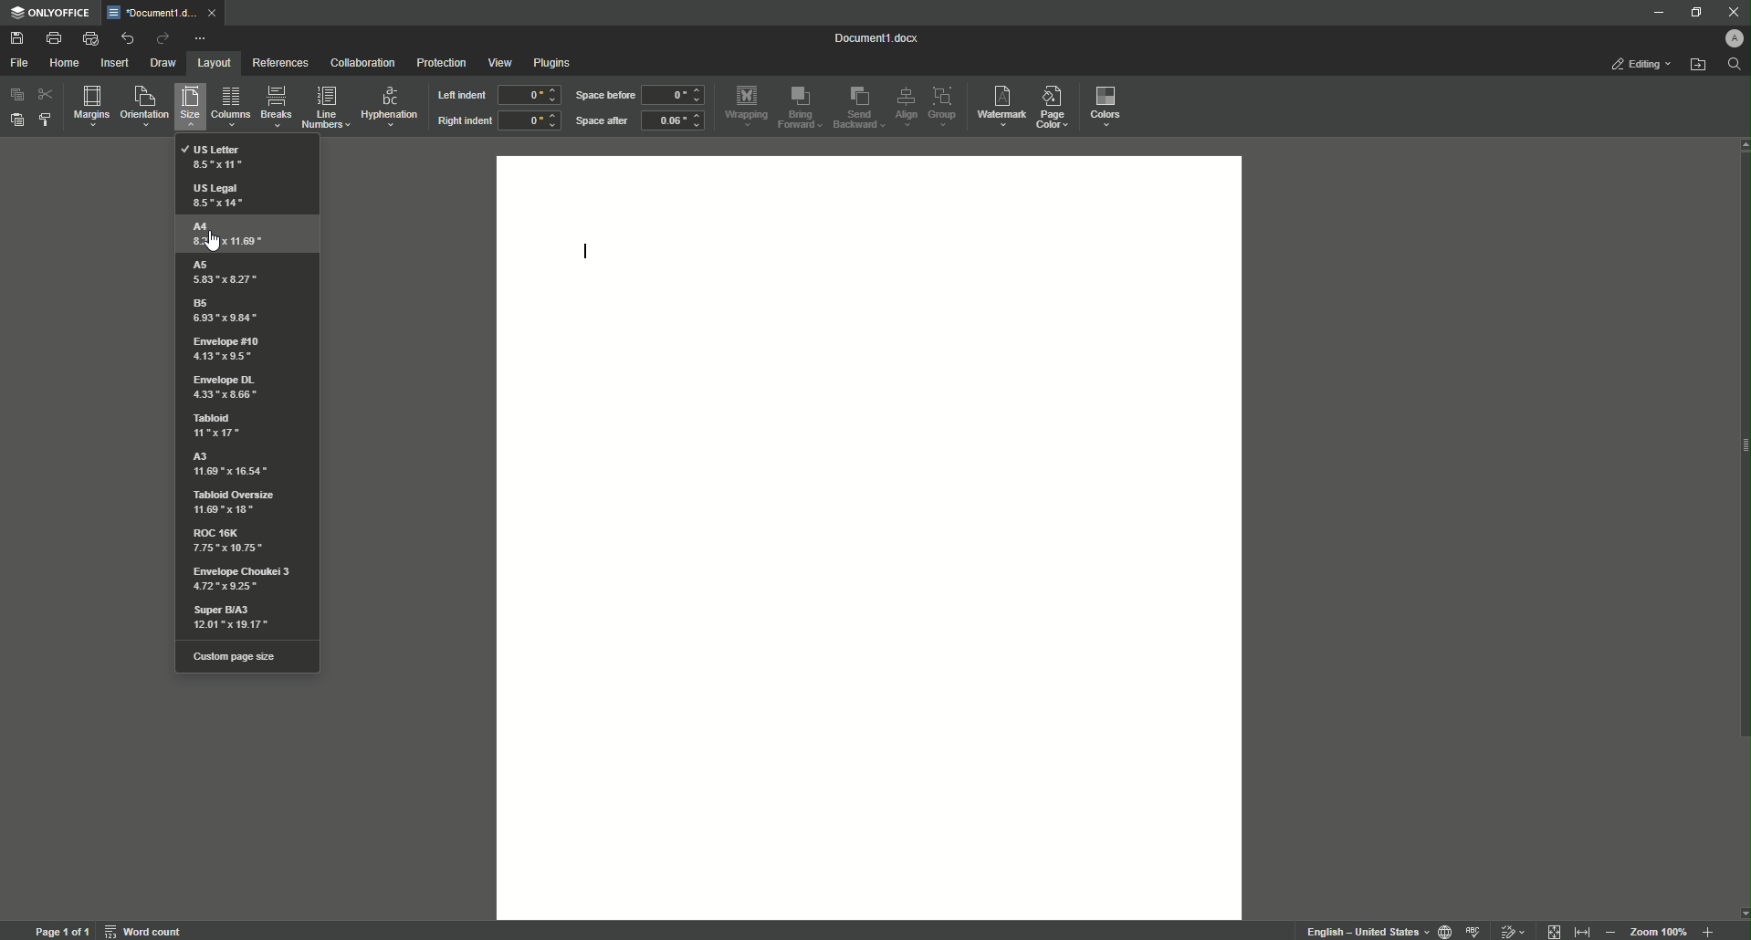 This screenshot has width=1751, height=940. I want to click on Envelope, so click(228, 349).